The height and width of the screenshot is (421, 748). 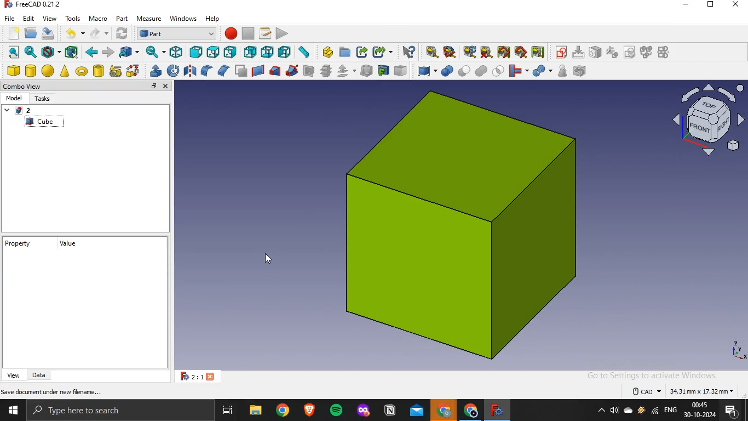 What do you see at coordinates (344, 53) in the screenshot?
I see `create folder` at bounding box center [344, 53].